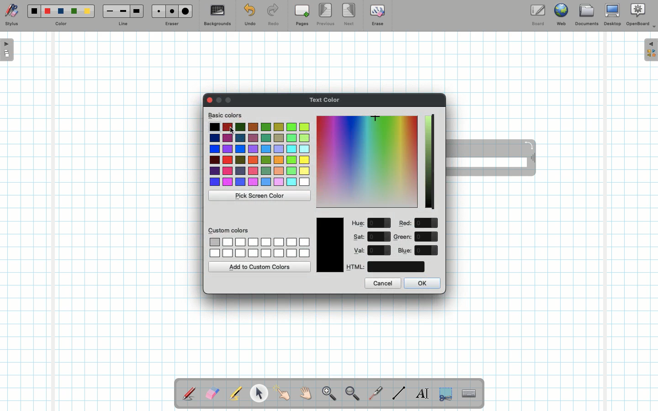  Describe the element at coordinates (282, 393) in the screenshot. I see `Pointer` at that location.